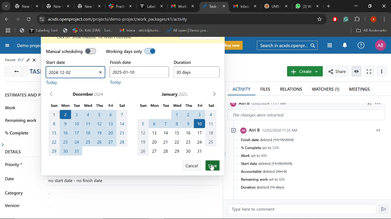  I want to click on Other tabs, so click(276, 7).